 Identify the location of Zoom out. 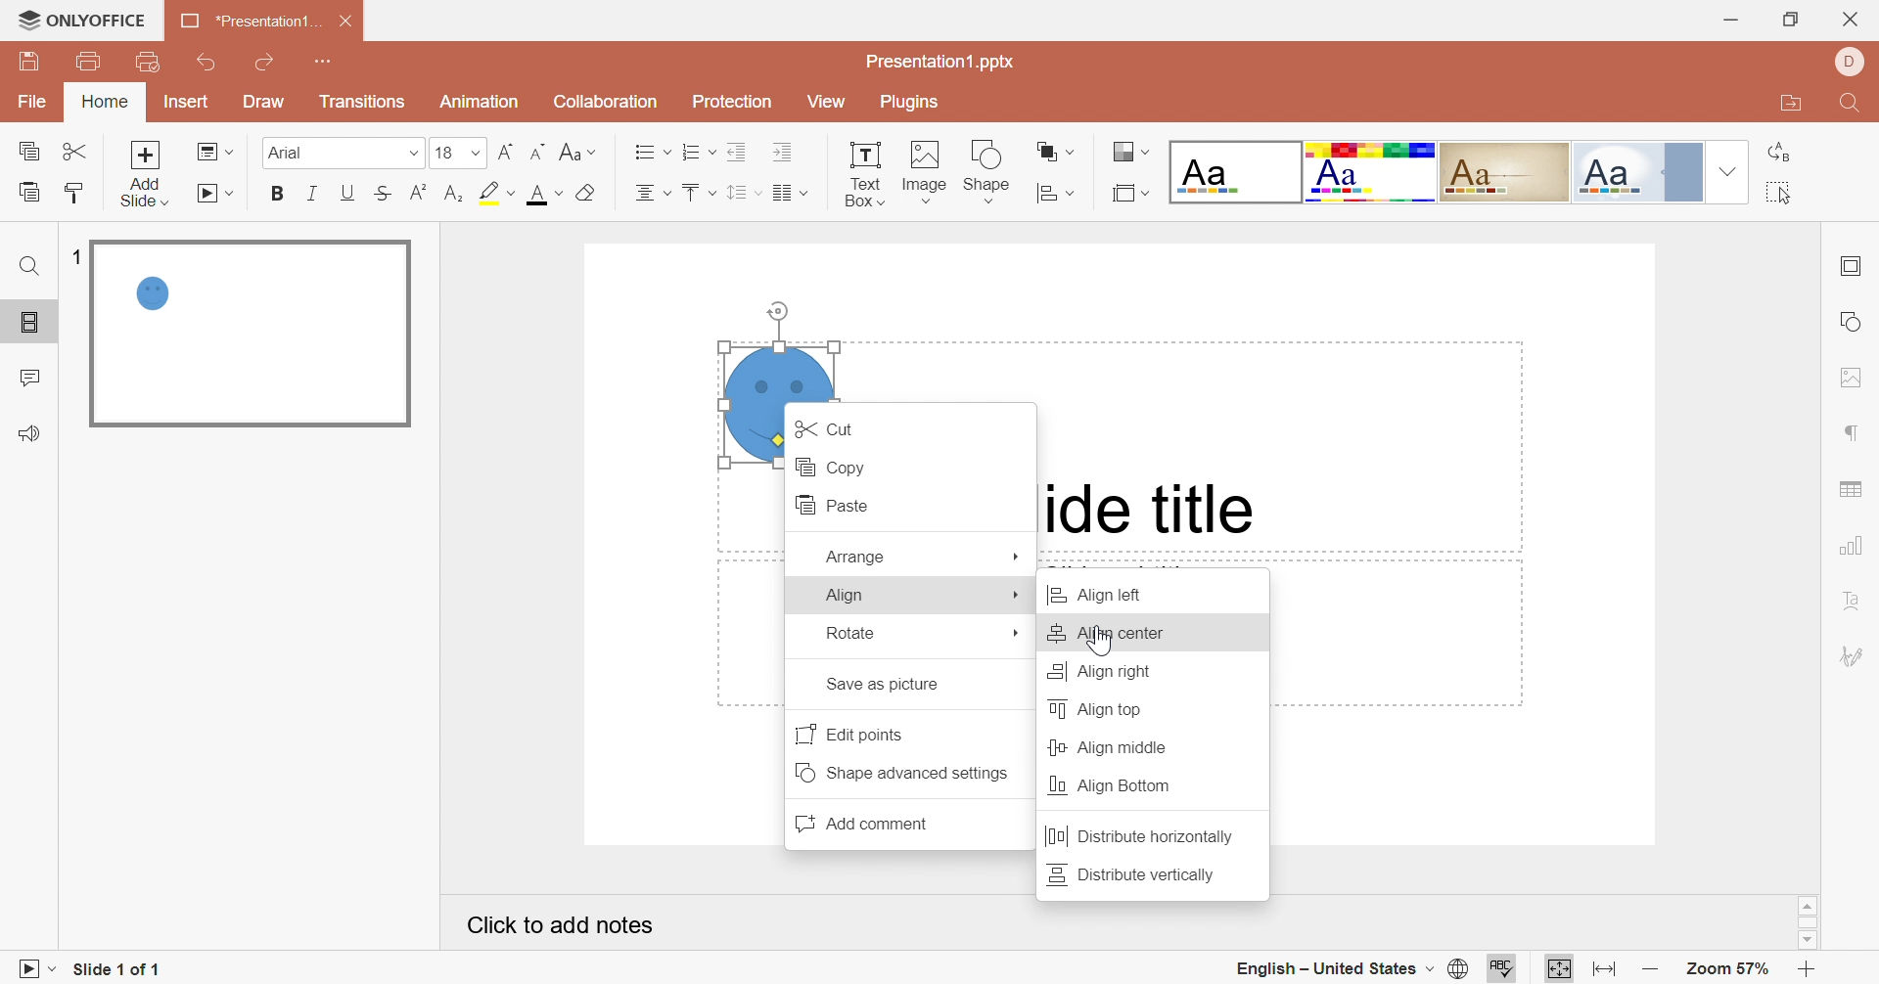
(1651, 970).